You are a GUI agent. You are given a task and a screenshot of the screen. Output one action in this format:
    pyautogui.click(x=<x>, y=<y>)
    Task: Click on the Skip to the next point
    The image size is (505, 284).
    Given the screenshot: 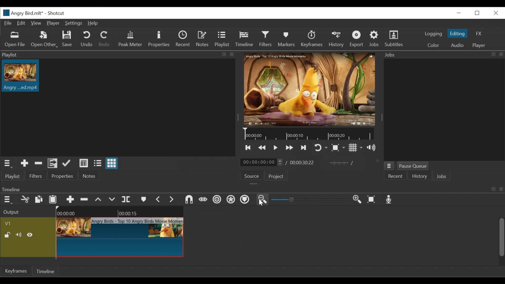 What is the action you would take?
    pyautogui.click(x=304, y=148)
    